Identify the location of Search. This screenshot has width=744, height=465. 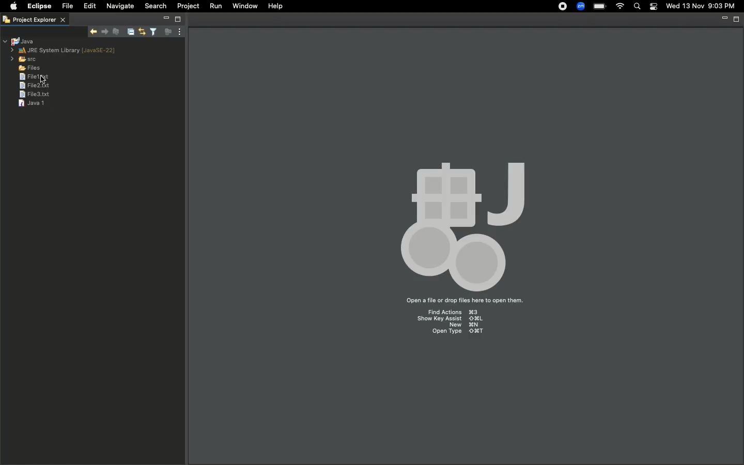
(156, 6).